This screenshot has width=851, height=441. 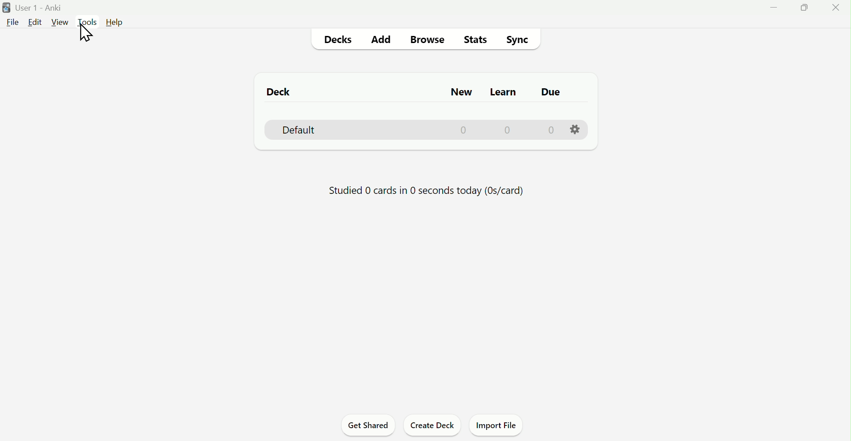 I want to click on Learn, so click(x=500, y=91).